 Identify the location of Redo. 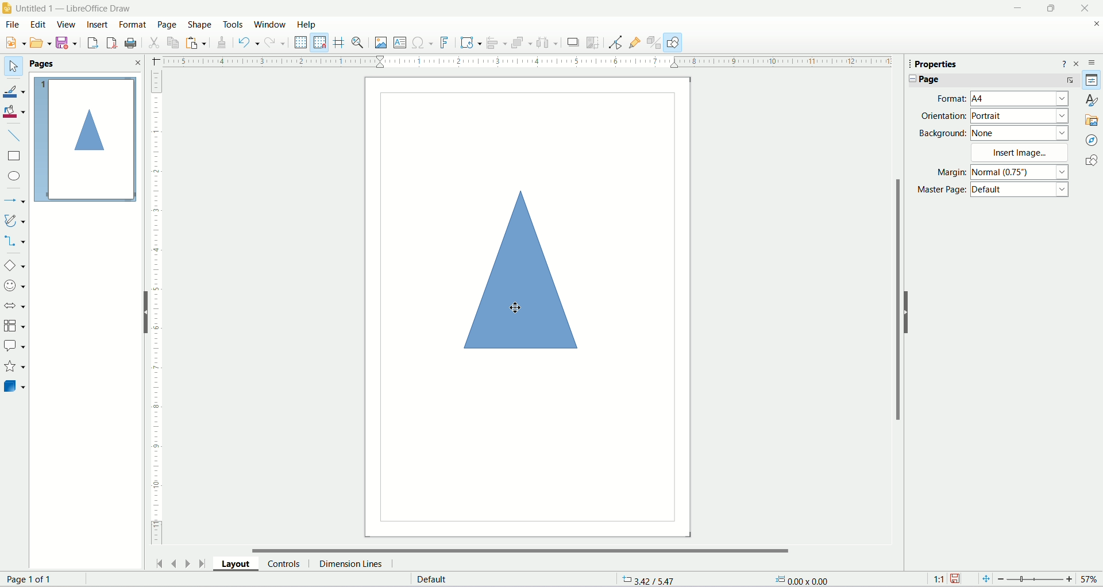
(275, 42).